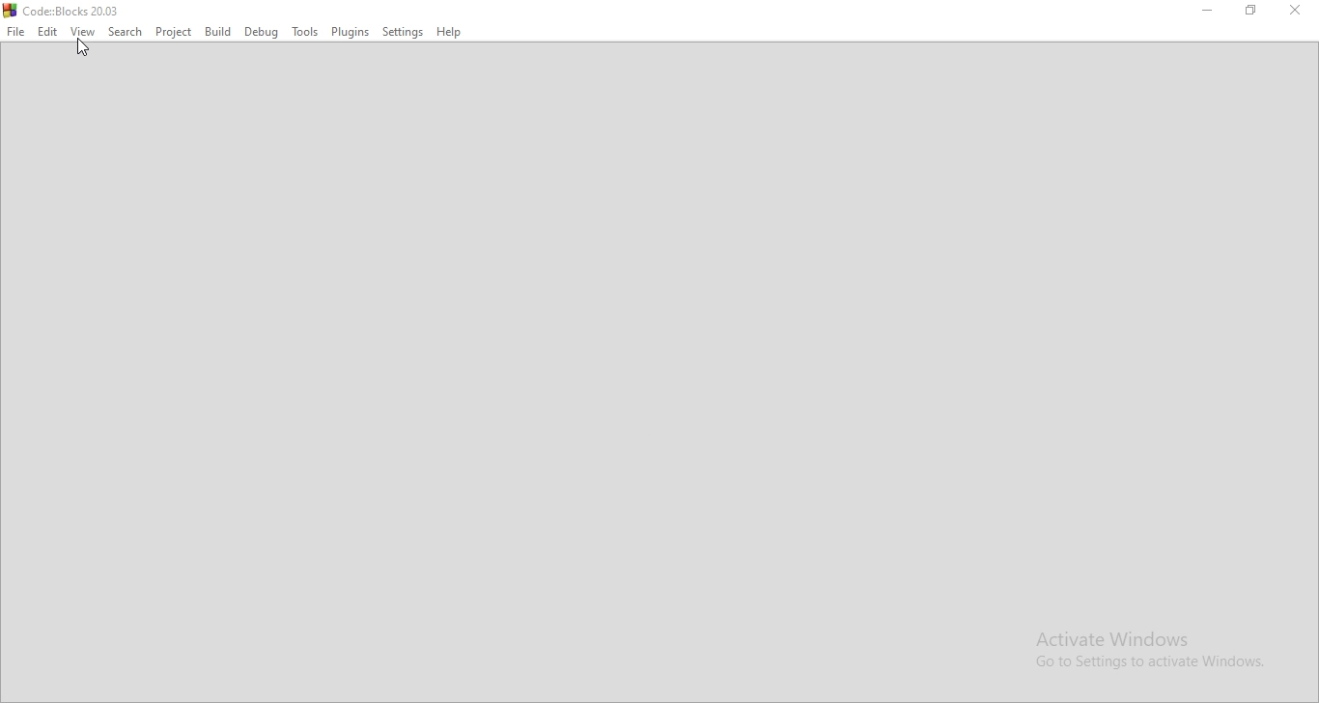  What do you see at coordinates (1300, 14) in the screenshot?
I see `Close` at bounding box center [1300, 14].